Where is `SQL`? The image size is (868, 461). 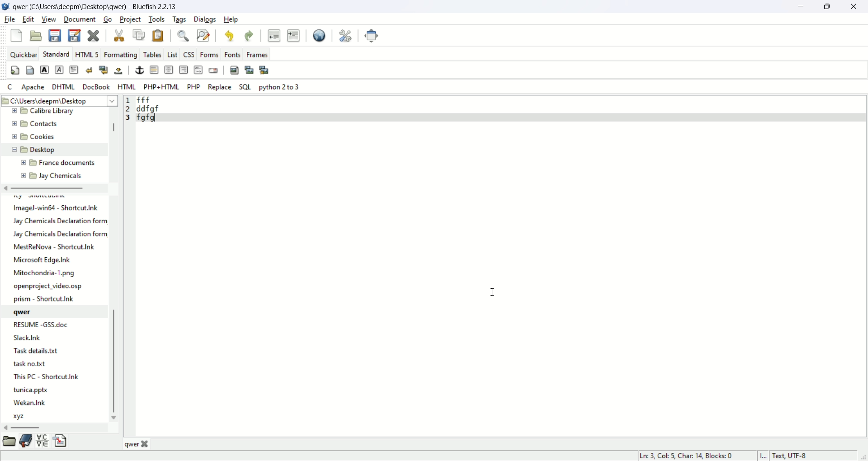
SQL is located at coordinates (245, 87).